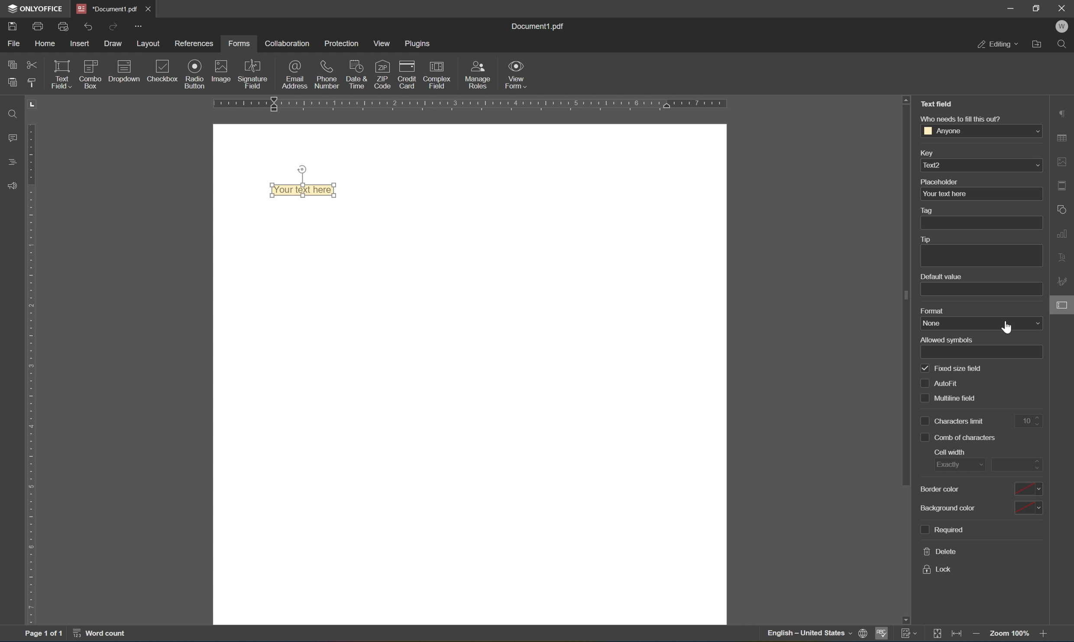  What do you see at coordinates (294, 75) in the screenshot?
I see `email address` at bounding box center [294, 75].